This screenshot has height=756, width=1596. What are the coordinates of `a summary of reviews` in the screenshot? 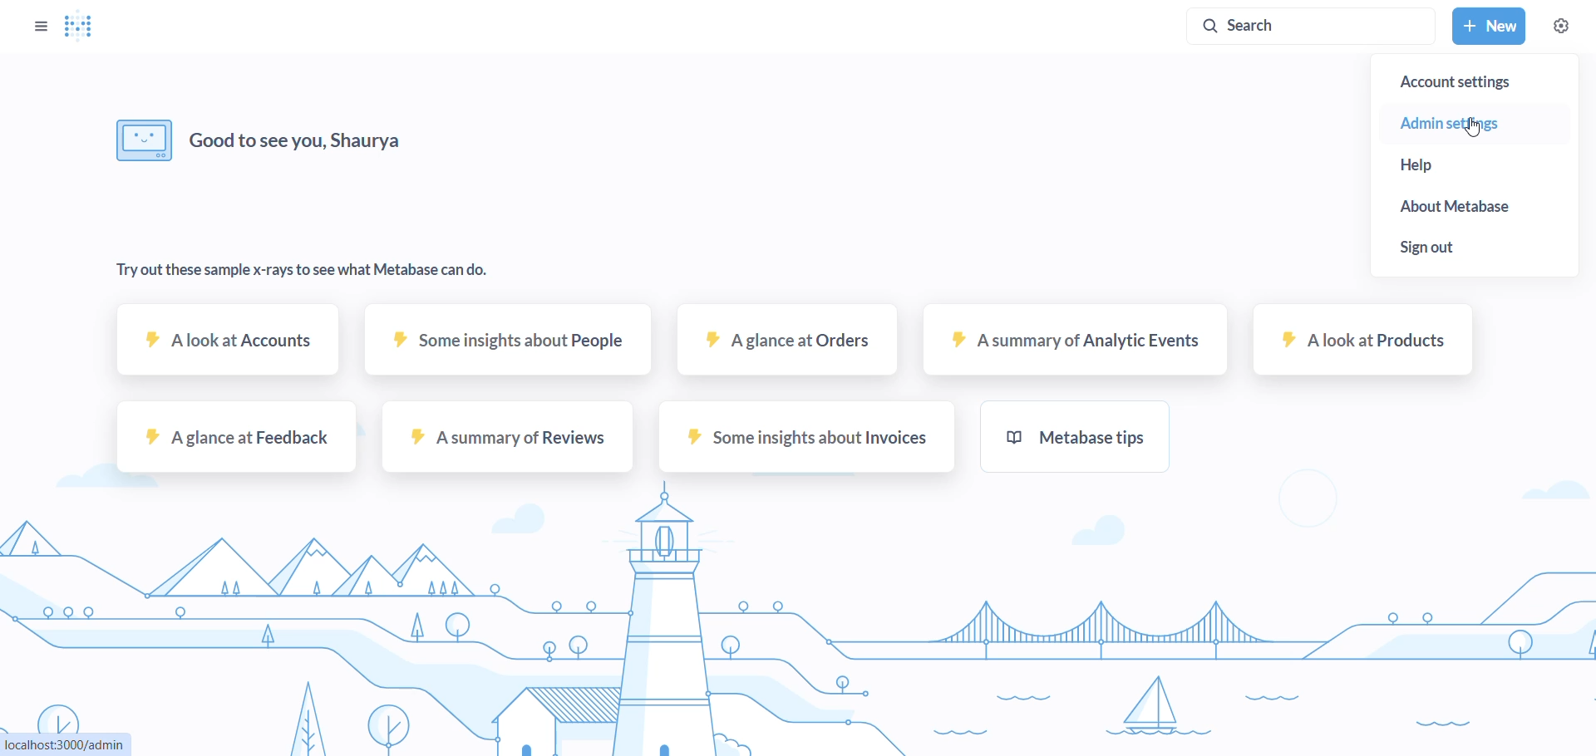 It's located at (505, 442).